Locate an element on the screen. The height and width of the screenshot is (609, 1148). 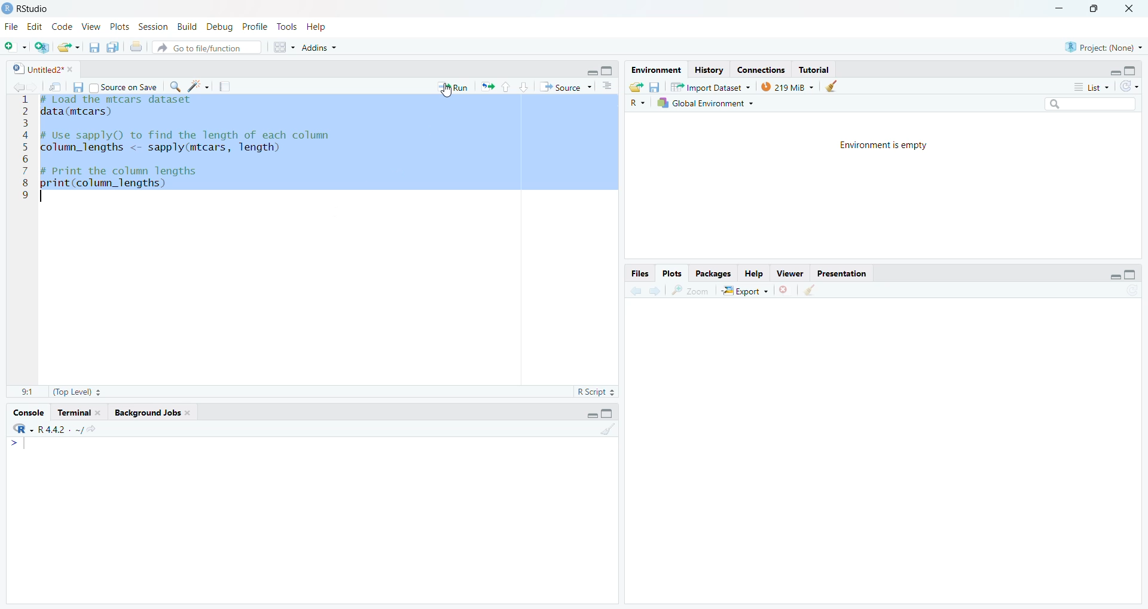
Hide is located at coordinates (591, 70).